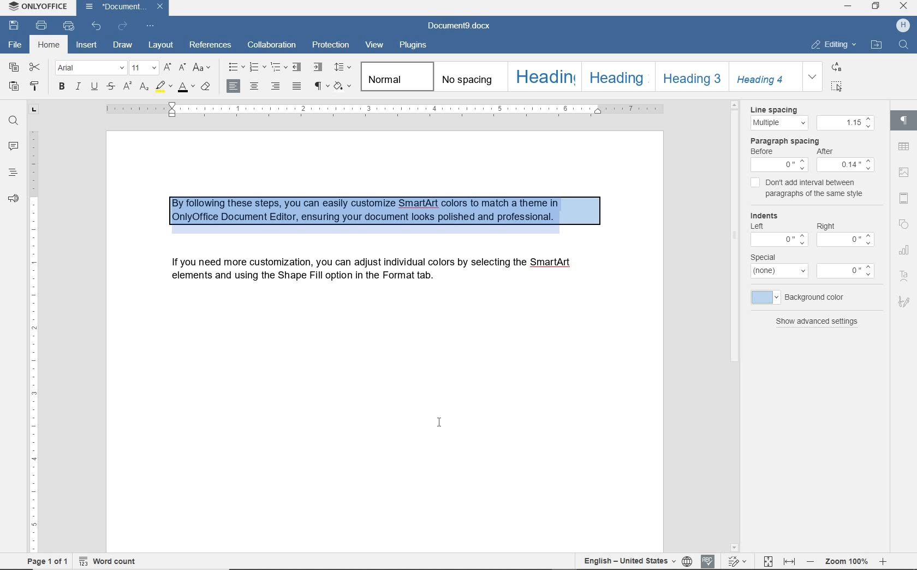  I want to click on decrement font size, so click(183, 67).